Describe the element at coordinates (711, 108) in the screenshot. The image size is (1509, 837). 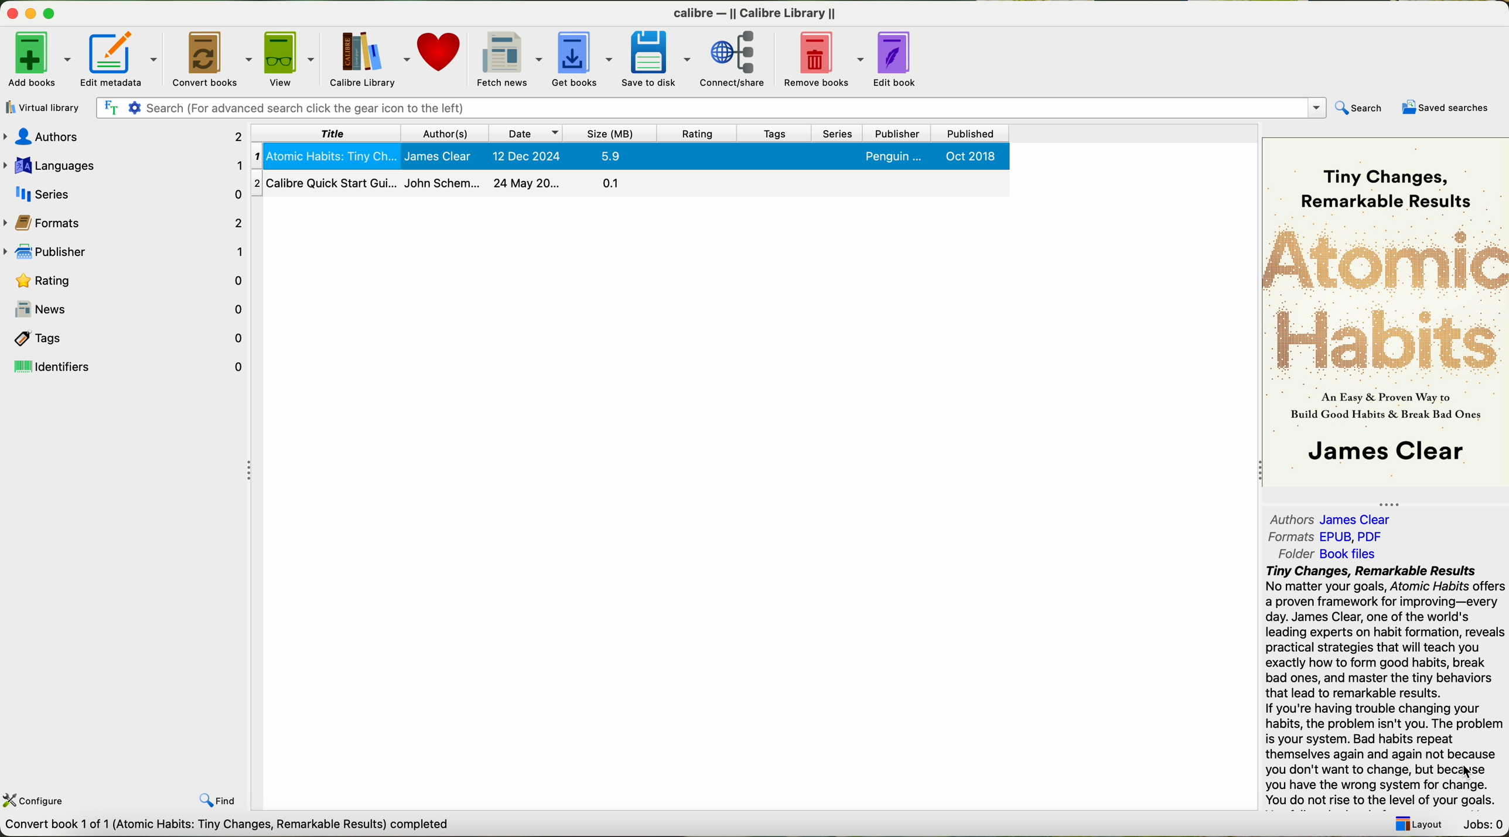
I see `search bar` at that location.